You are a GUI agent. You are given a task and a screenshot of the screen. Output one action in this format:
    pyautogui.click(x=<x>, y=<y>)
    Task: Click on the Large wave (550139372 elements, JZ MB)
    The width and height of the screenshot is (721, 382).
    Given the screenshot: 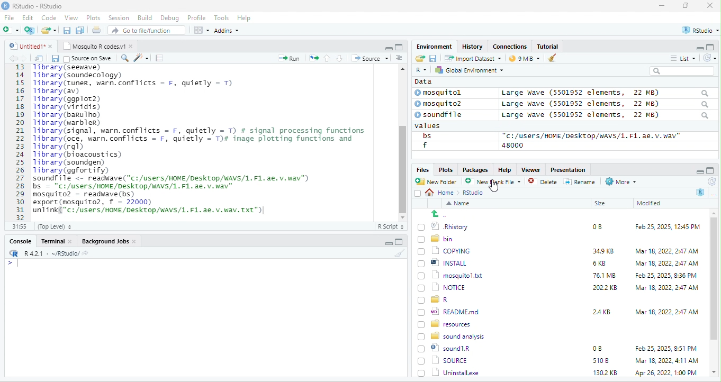 What is the action you would take?
    pyautogui.click(x=606, y=104)
    